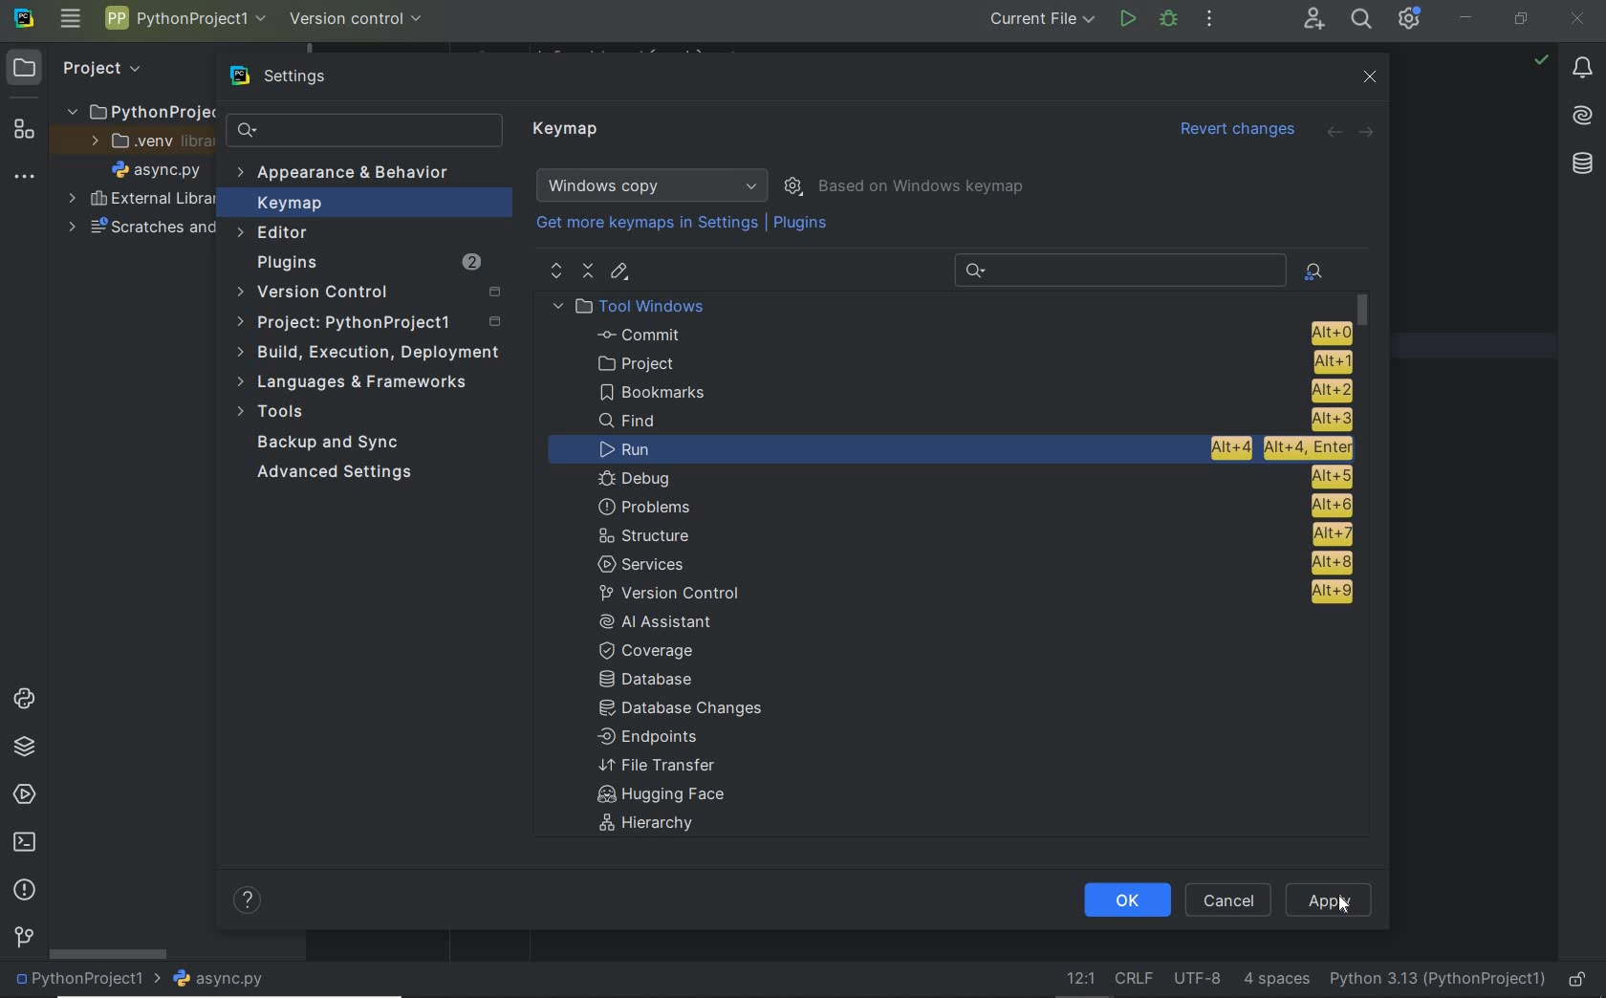 Image resolution: width=1606 pixels, height=998 pixels. I want to click on Run, so click(976, 447).